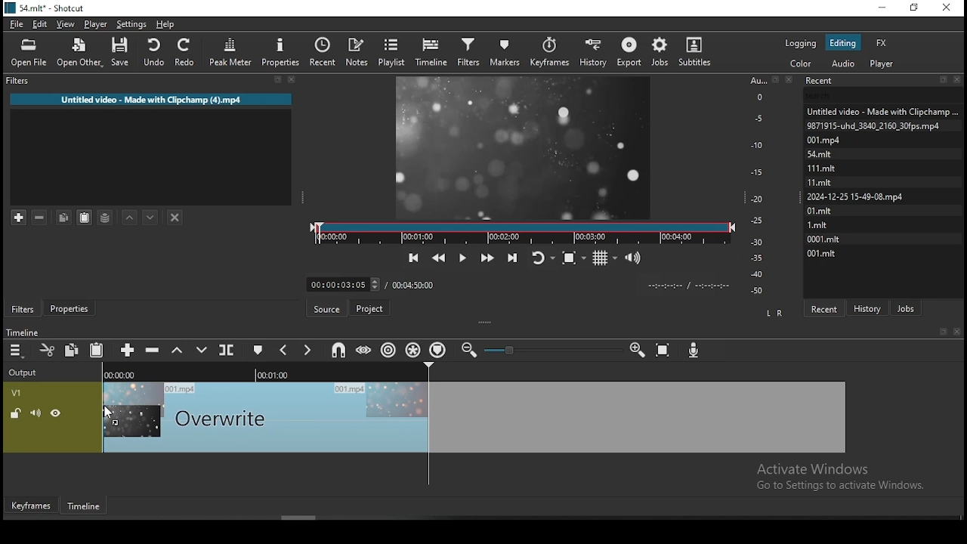 Image resolution: width=967 pixels, height=544 pixels. Describe the element at coordinates (128, 349) in the screenshot. I see `append` at that location.